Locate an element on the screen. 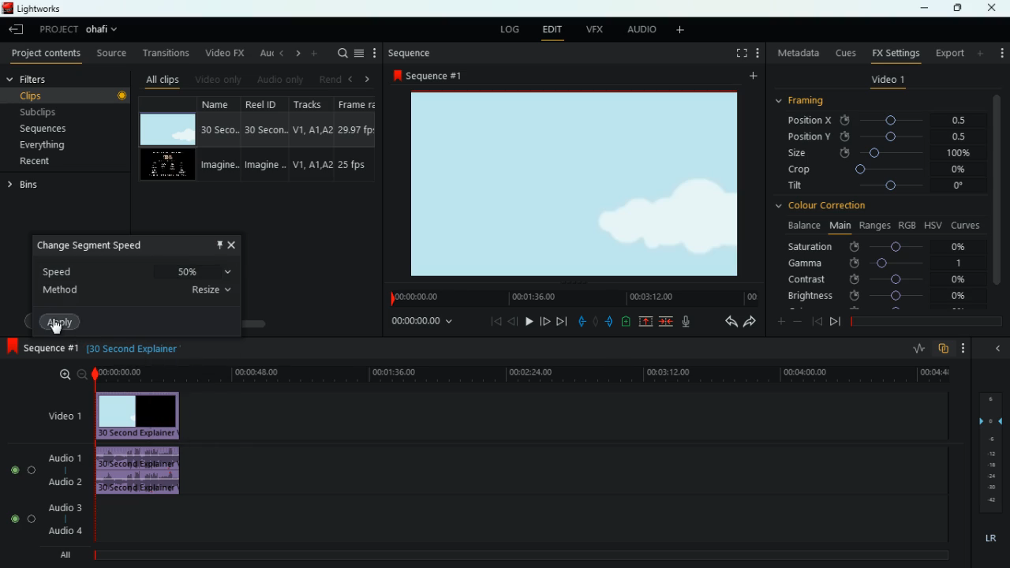  framing is located at coordinates (810, 102).